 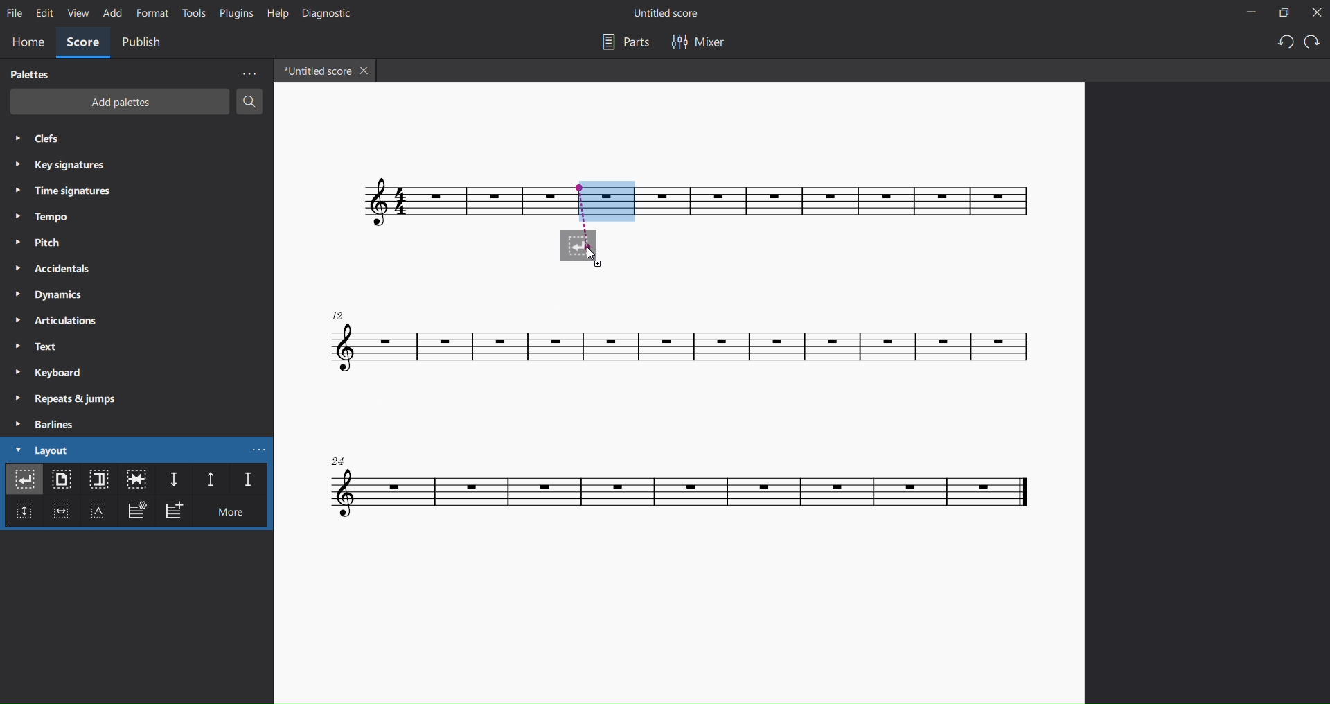 I want to click on help, so click(x=275, y=12).